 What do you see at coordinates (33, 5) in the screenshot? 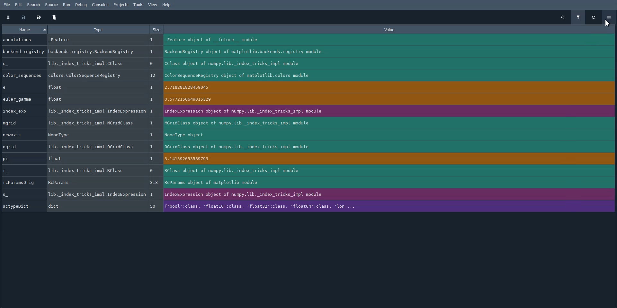
I see `Search` at bounding box center [33, 5].